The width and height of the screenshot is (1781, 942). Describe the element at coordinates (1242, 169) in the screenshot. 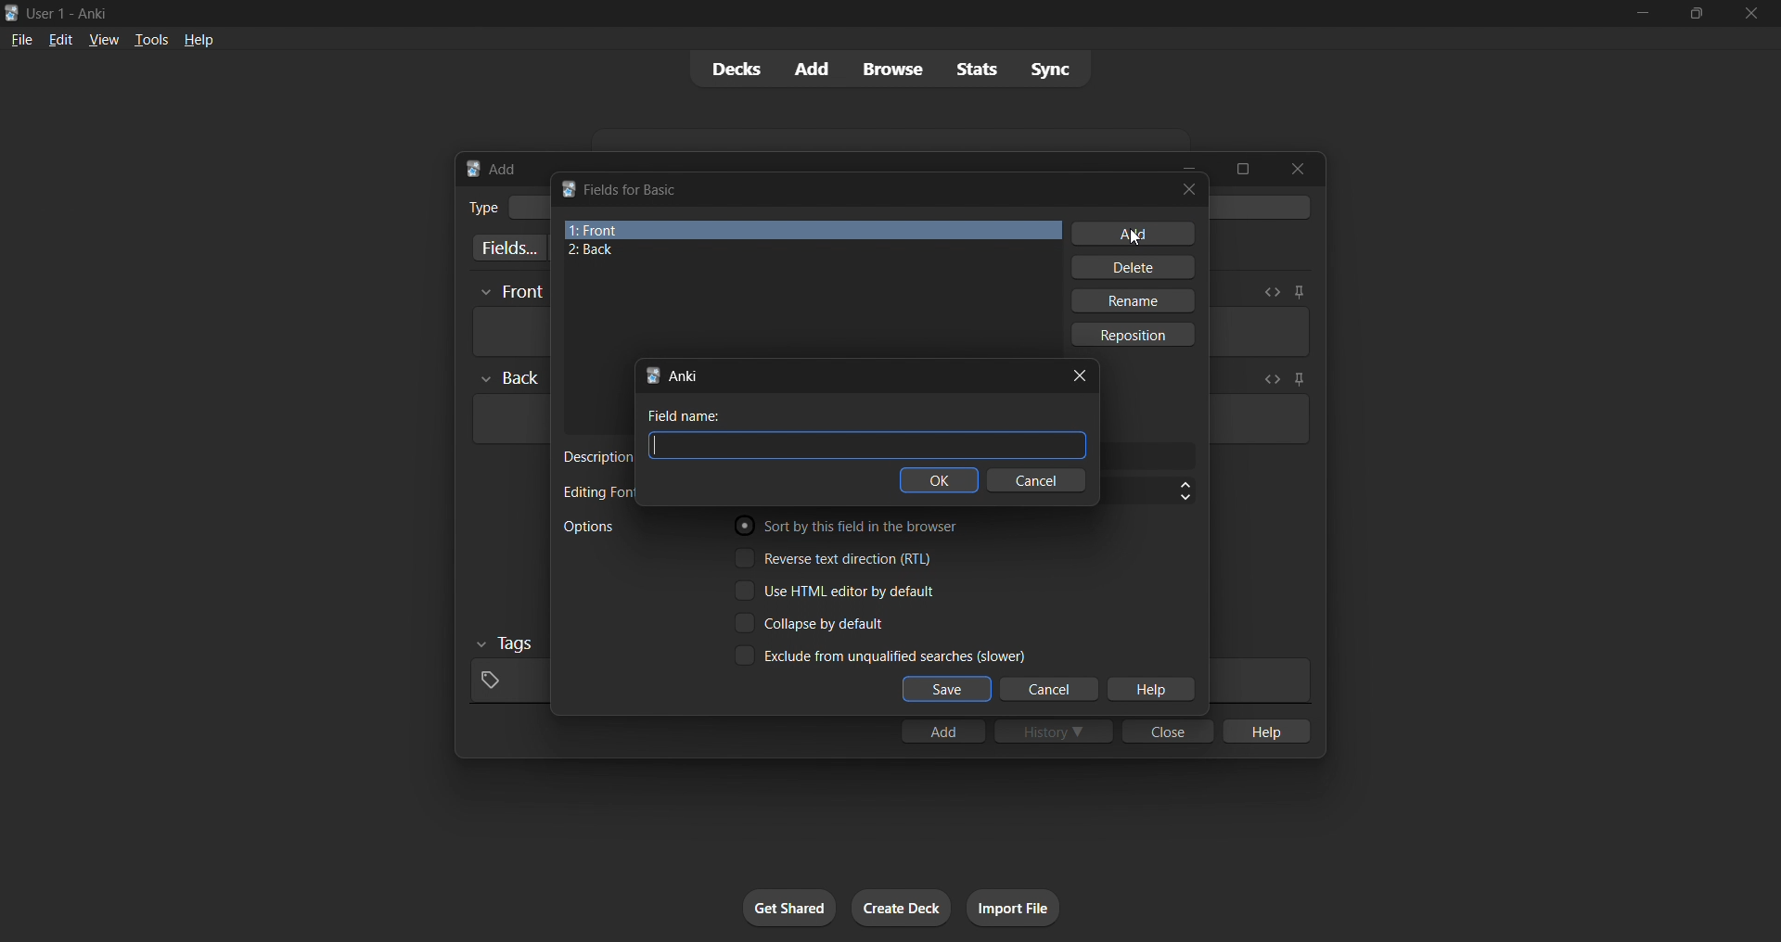

I see `maximize` at that location.